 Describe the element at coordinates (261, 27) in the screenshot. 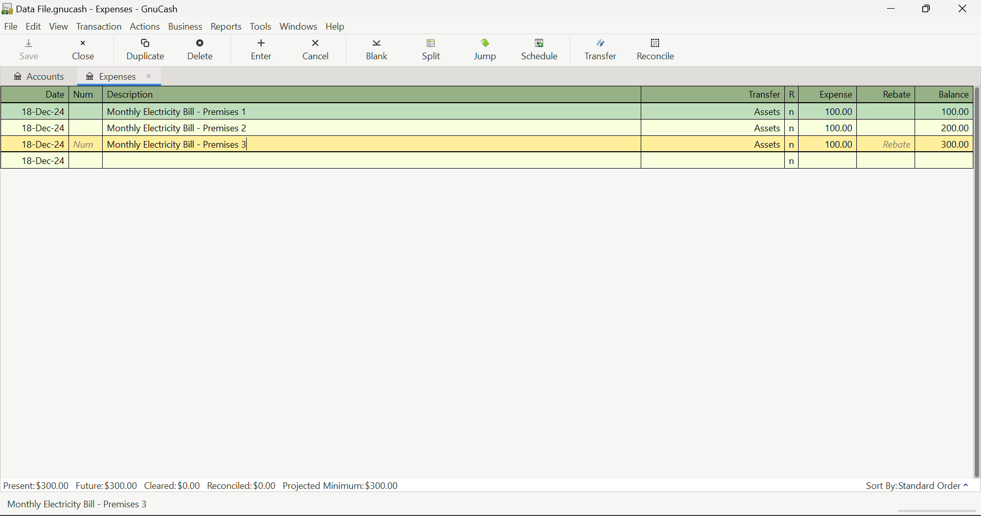

I see `Tools` at that location.